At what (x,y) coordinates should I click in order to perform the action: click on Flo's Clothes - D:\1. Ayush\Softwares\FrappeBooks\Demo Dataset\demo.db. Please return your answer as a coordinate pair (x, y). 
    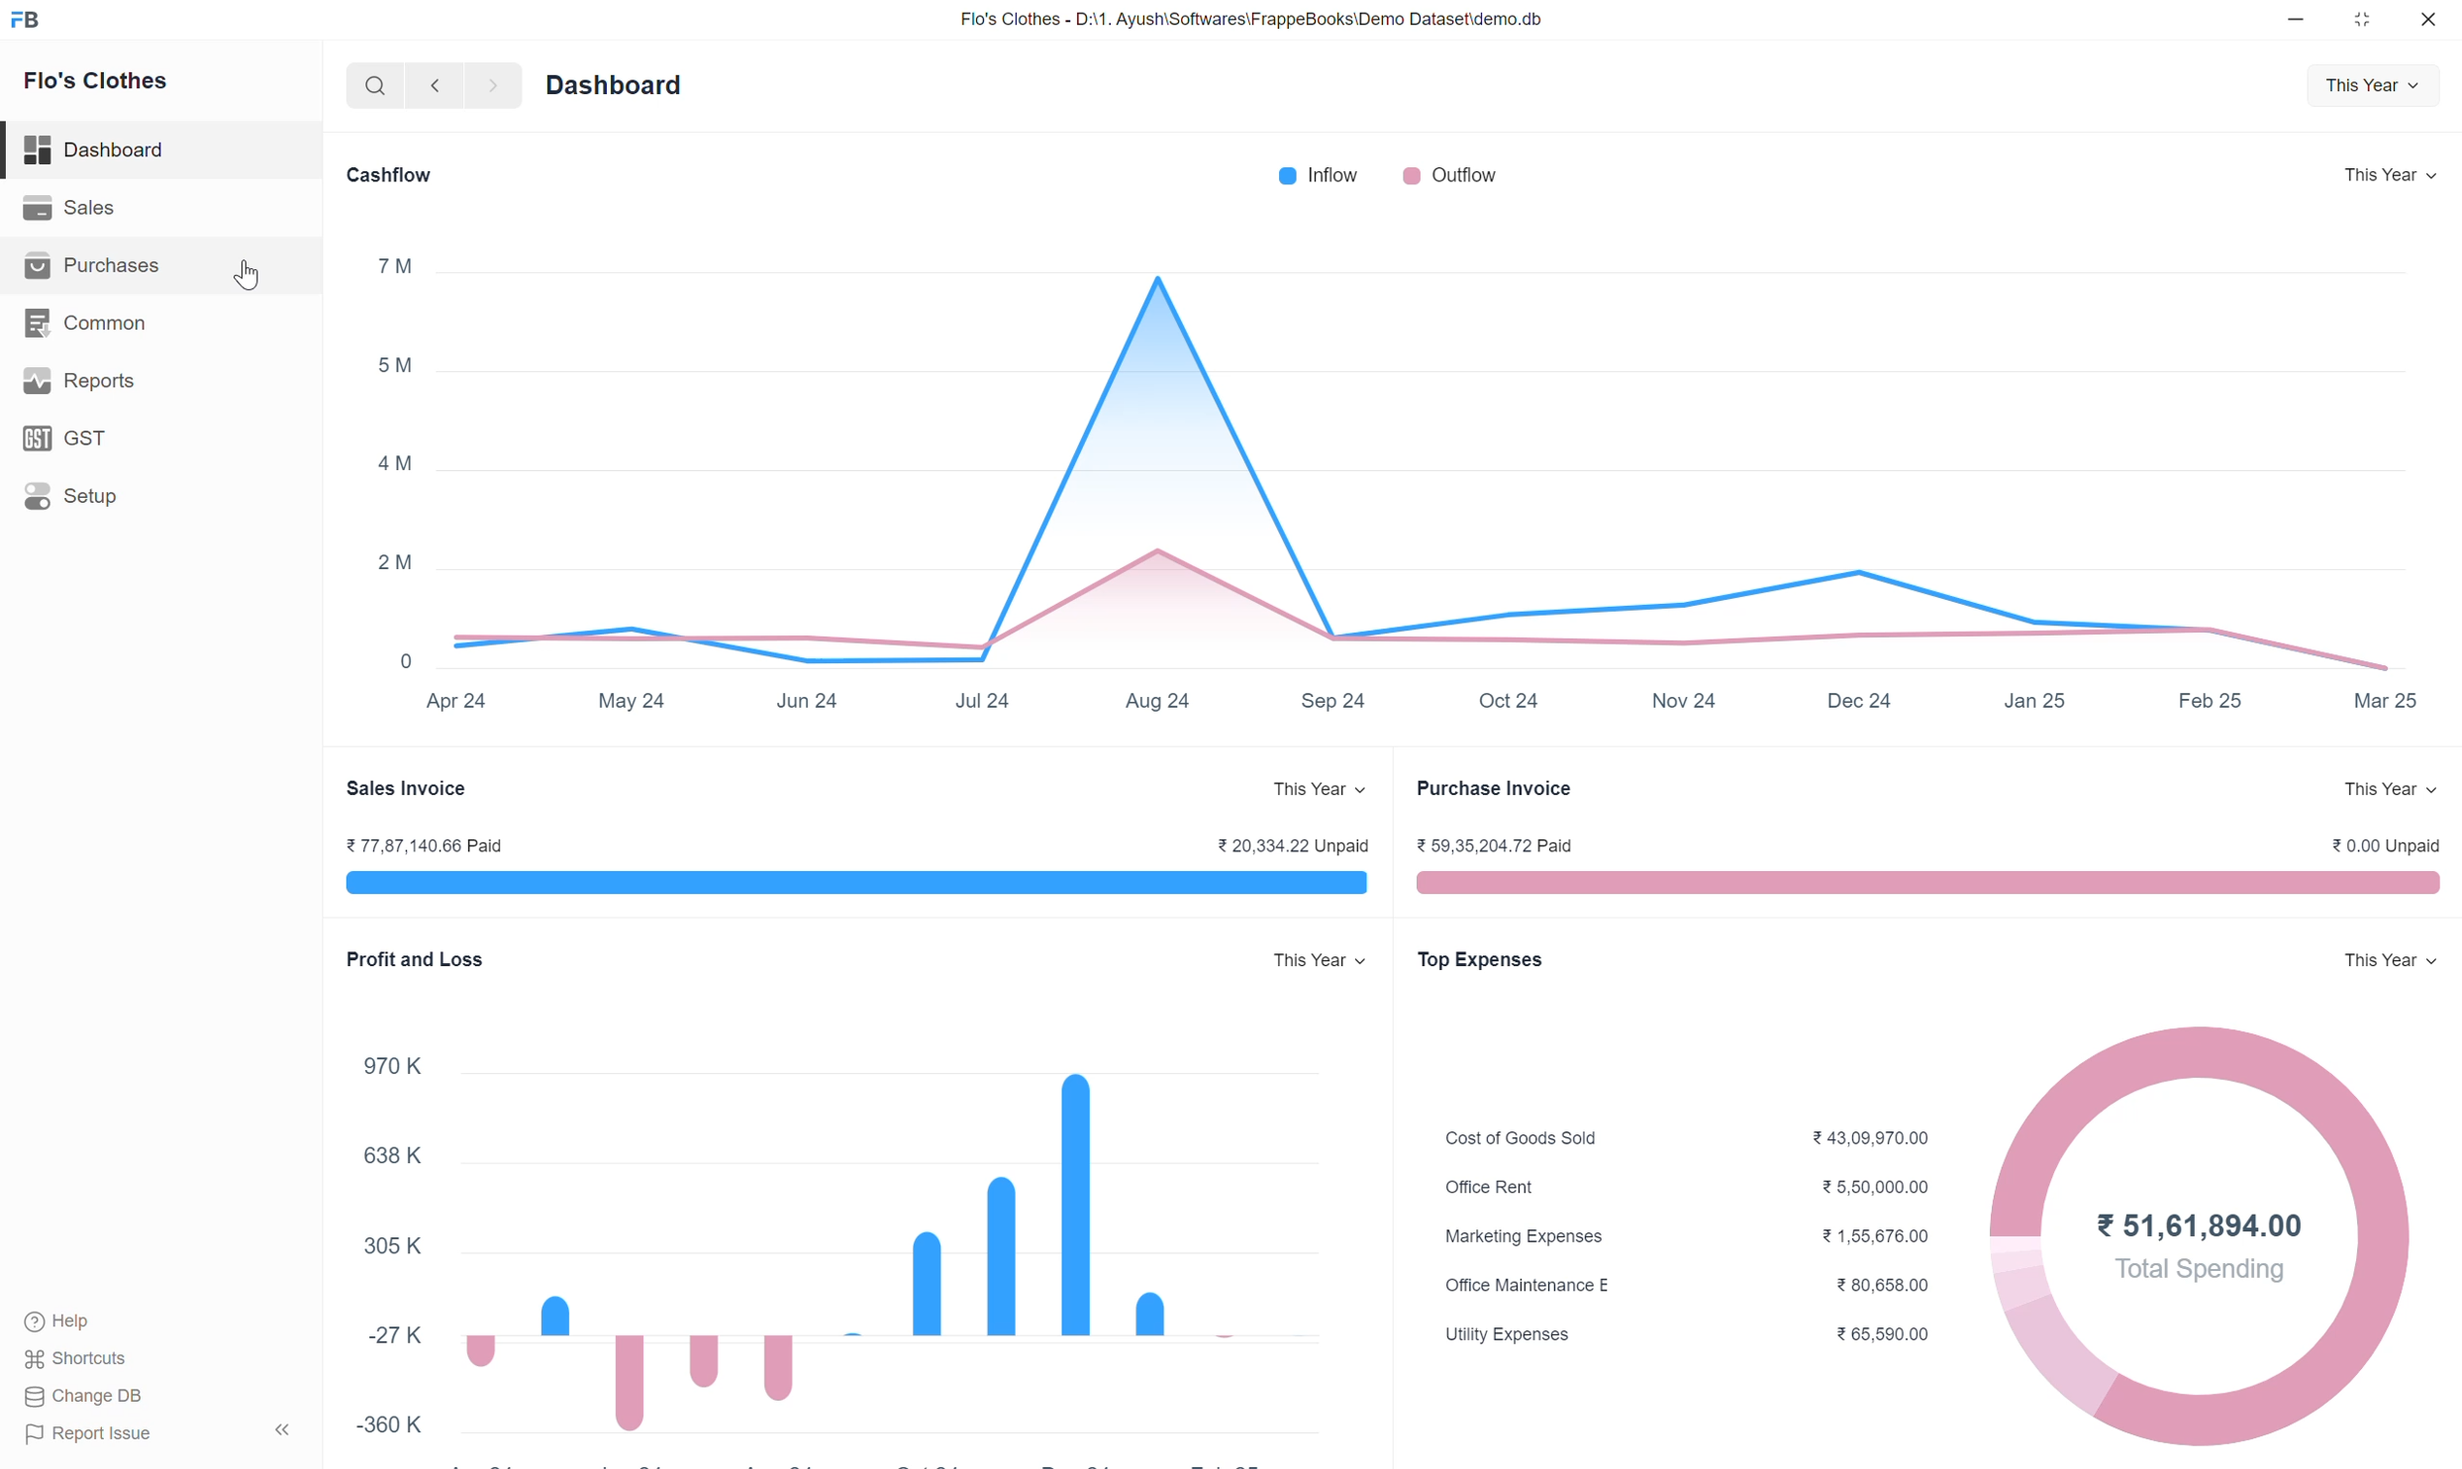
    Looking at the image, I should click on (1251, 20).